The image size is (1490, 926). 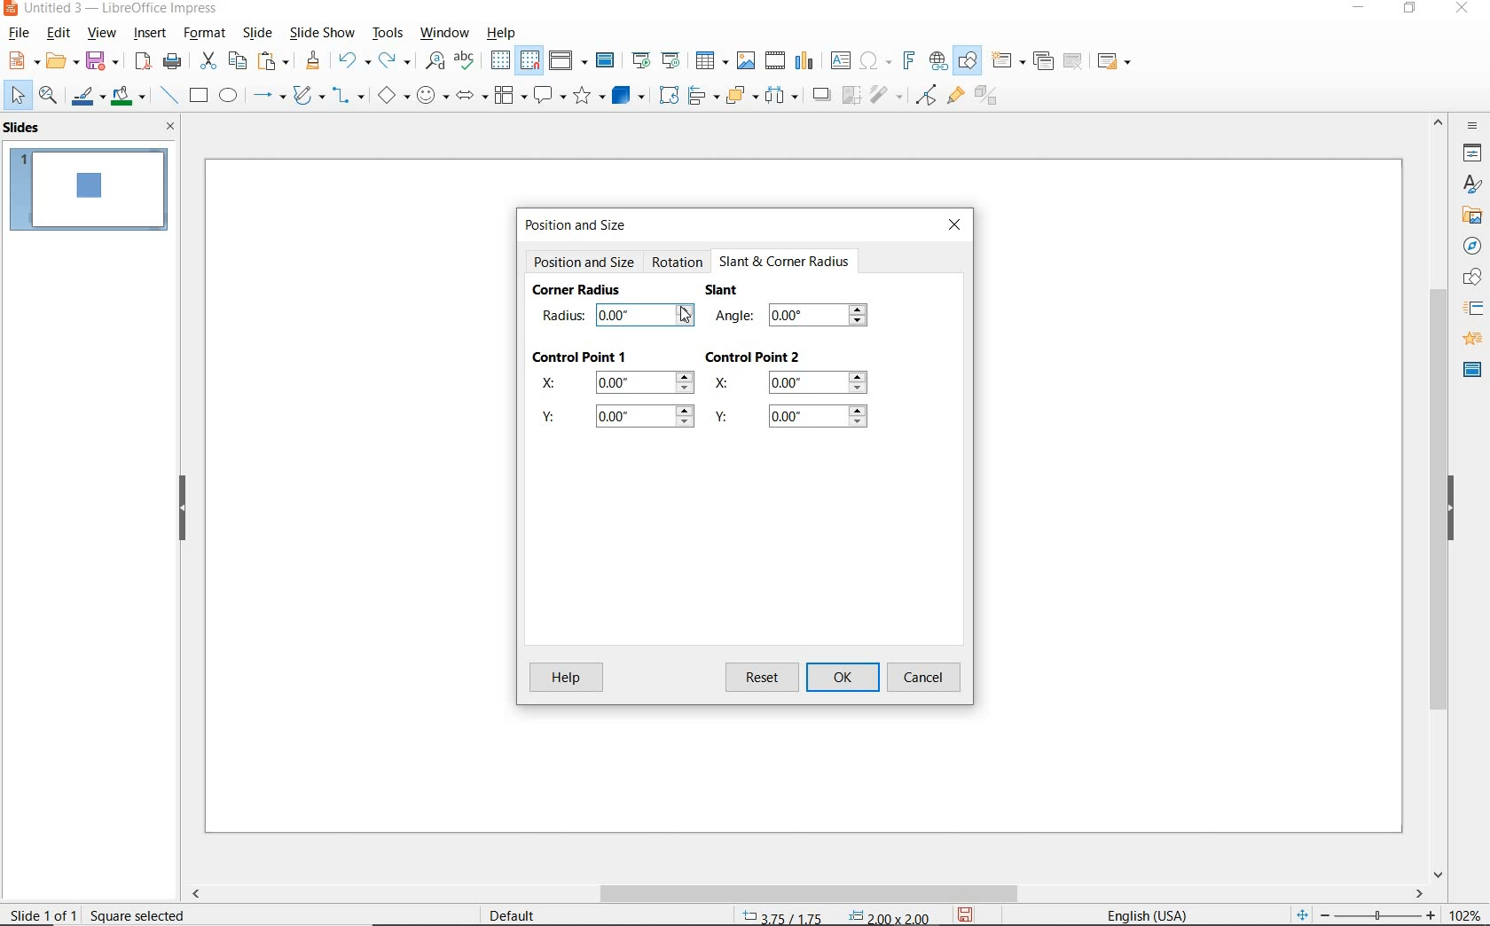 I want to click on ANGLE, so click(x=796, y=318).